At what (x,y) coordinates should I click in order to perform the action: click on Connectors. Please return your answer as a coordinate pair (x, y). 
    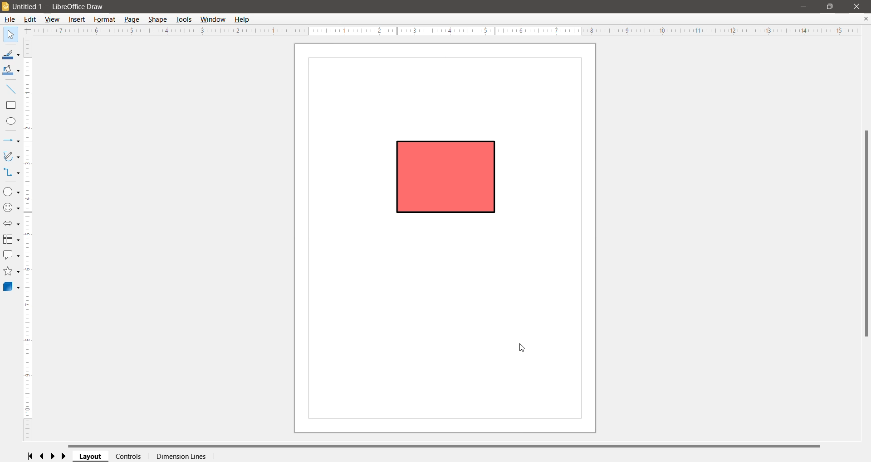
    Looking at the image, I should click on (11, 173).